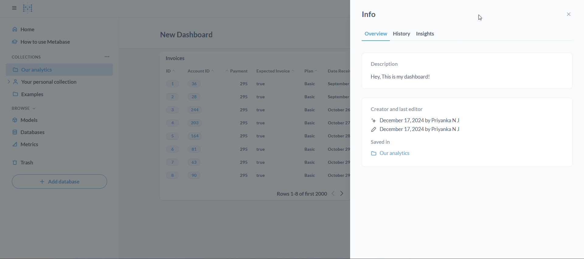 The height and width of the screenshot is (259, 584). What do you see at coordinates (482, 19) in the screenshot?
I see `cursor` at bounding box center [482, 19].